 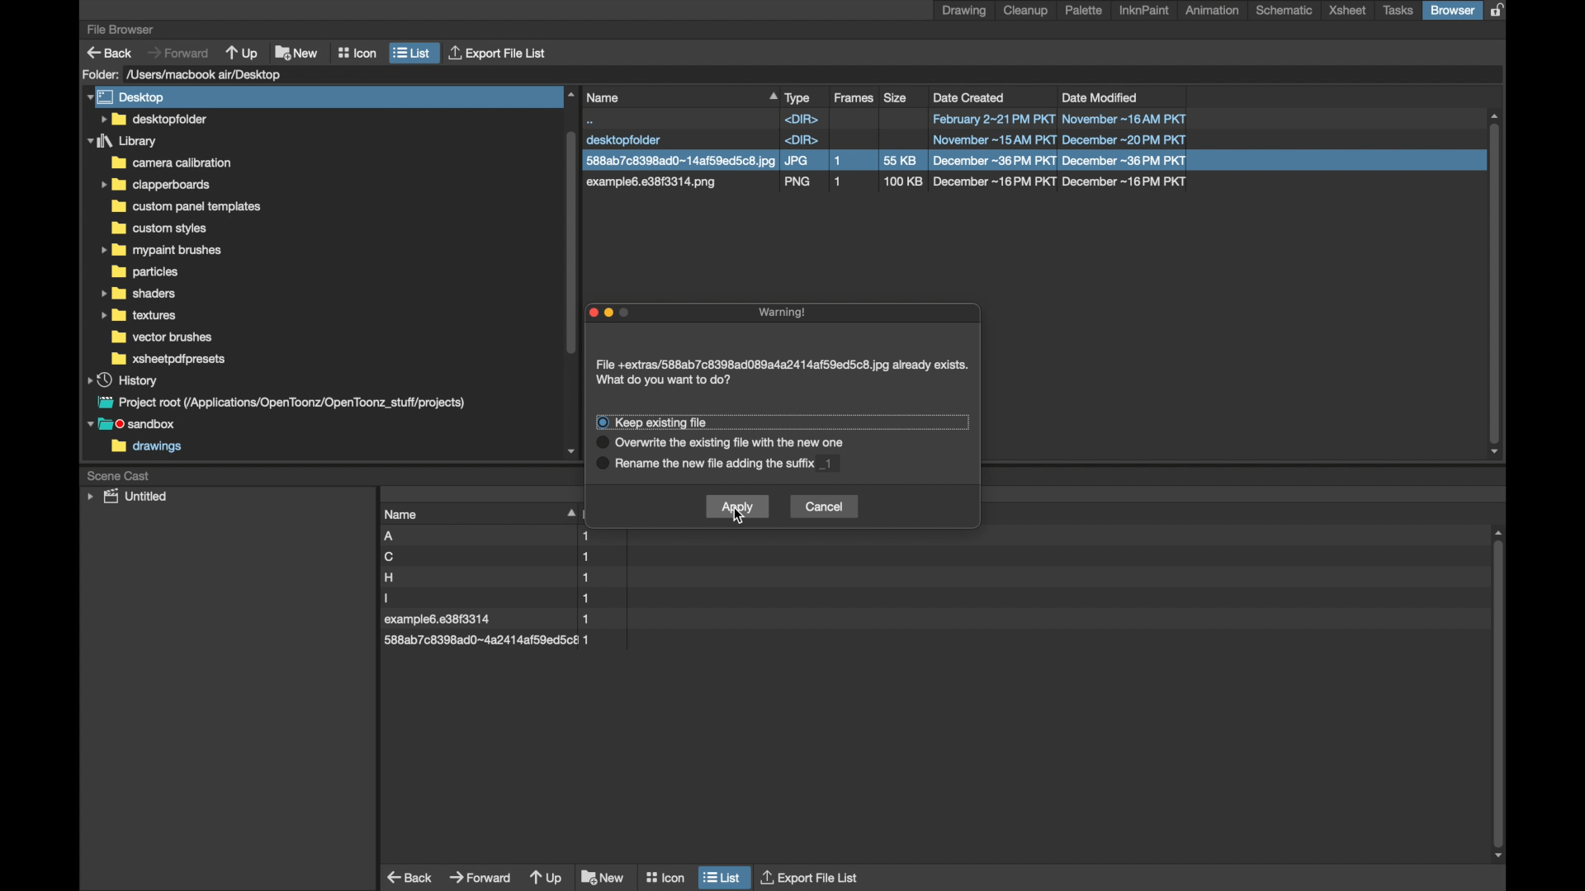 I want to click on maximize minimize and close, so click(x=613, y=314).